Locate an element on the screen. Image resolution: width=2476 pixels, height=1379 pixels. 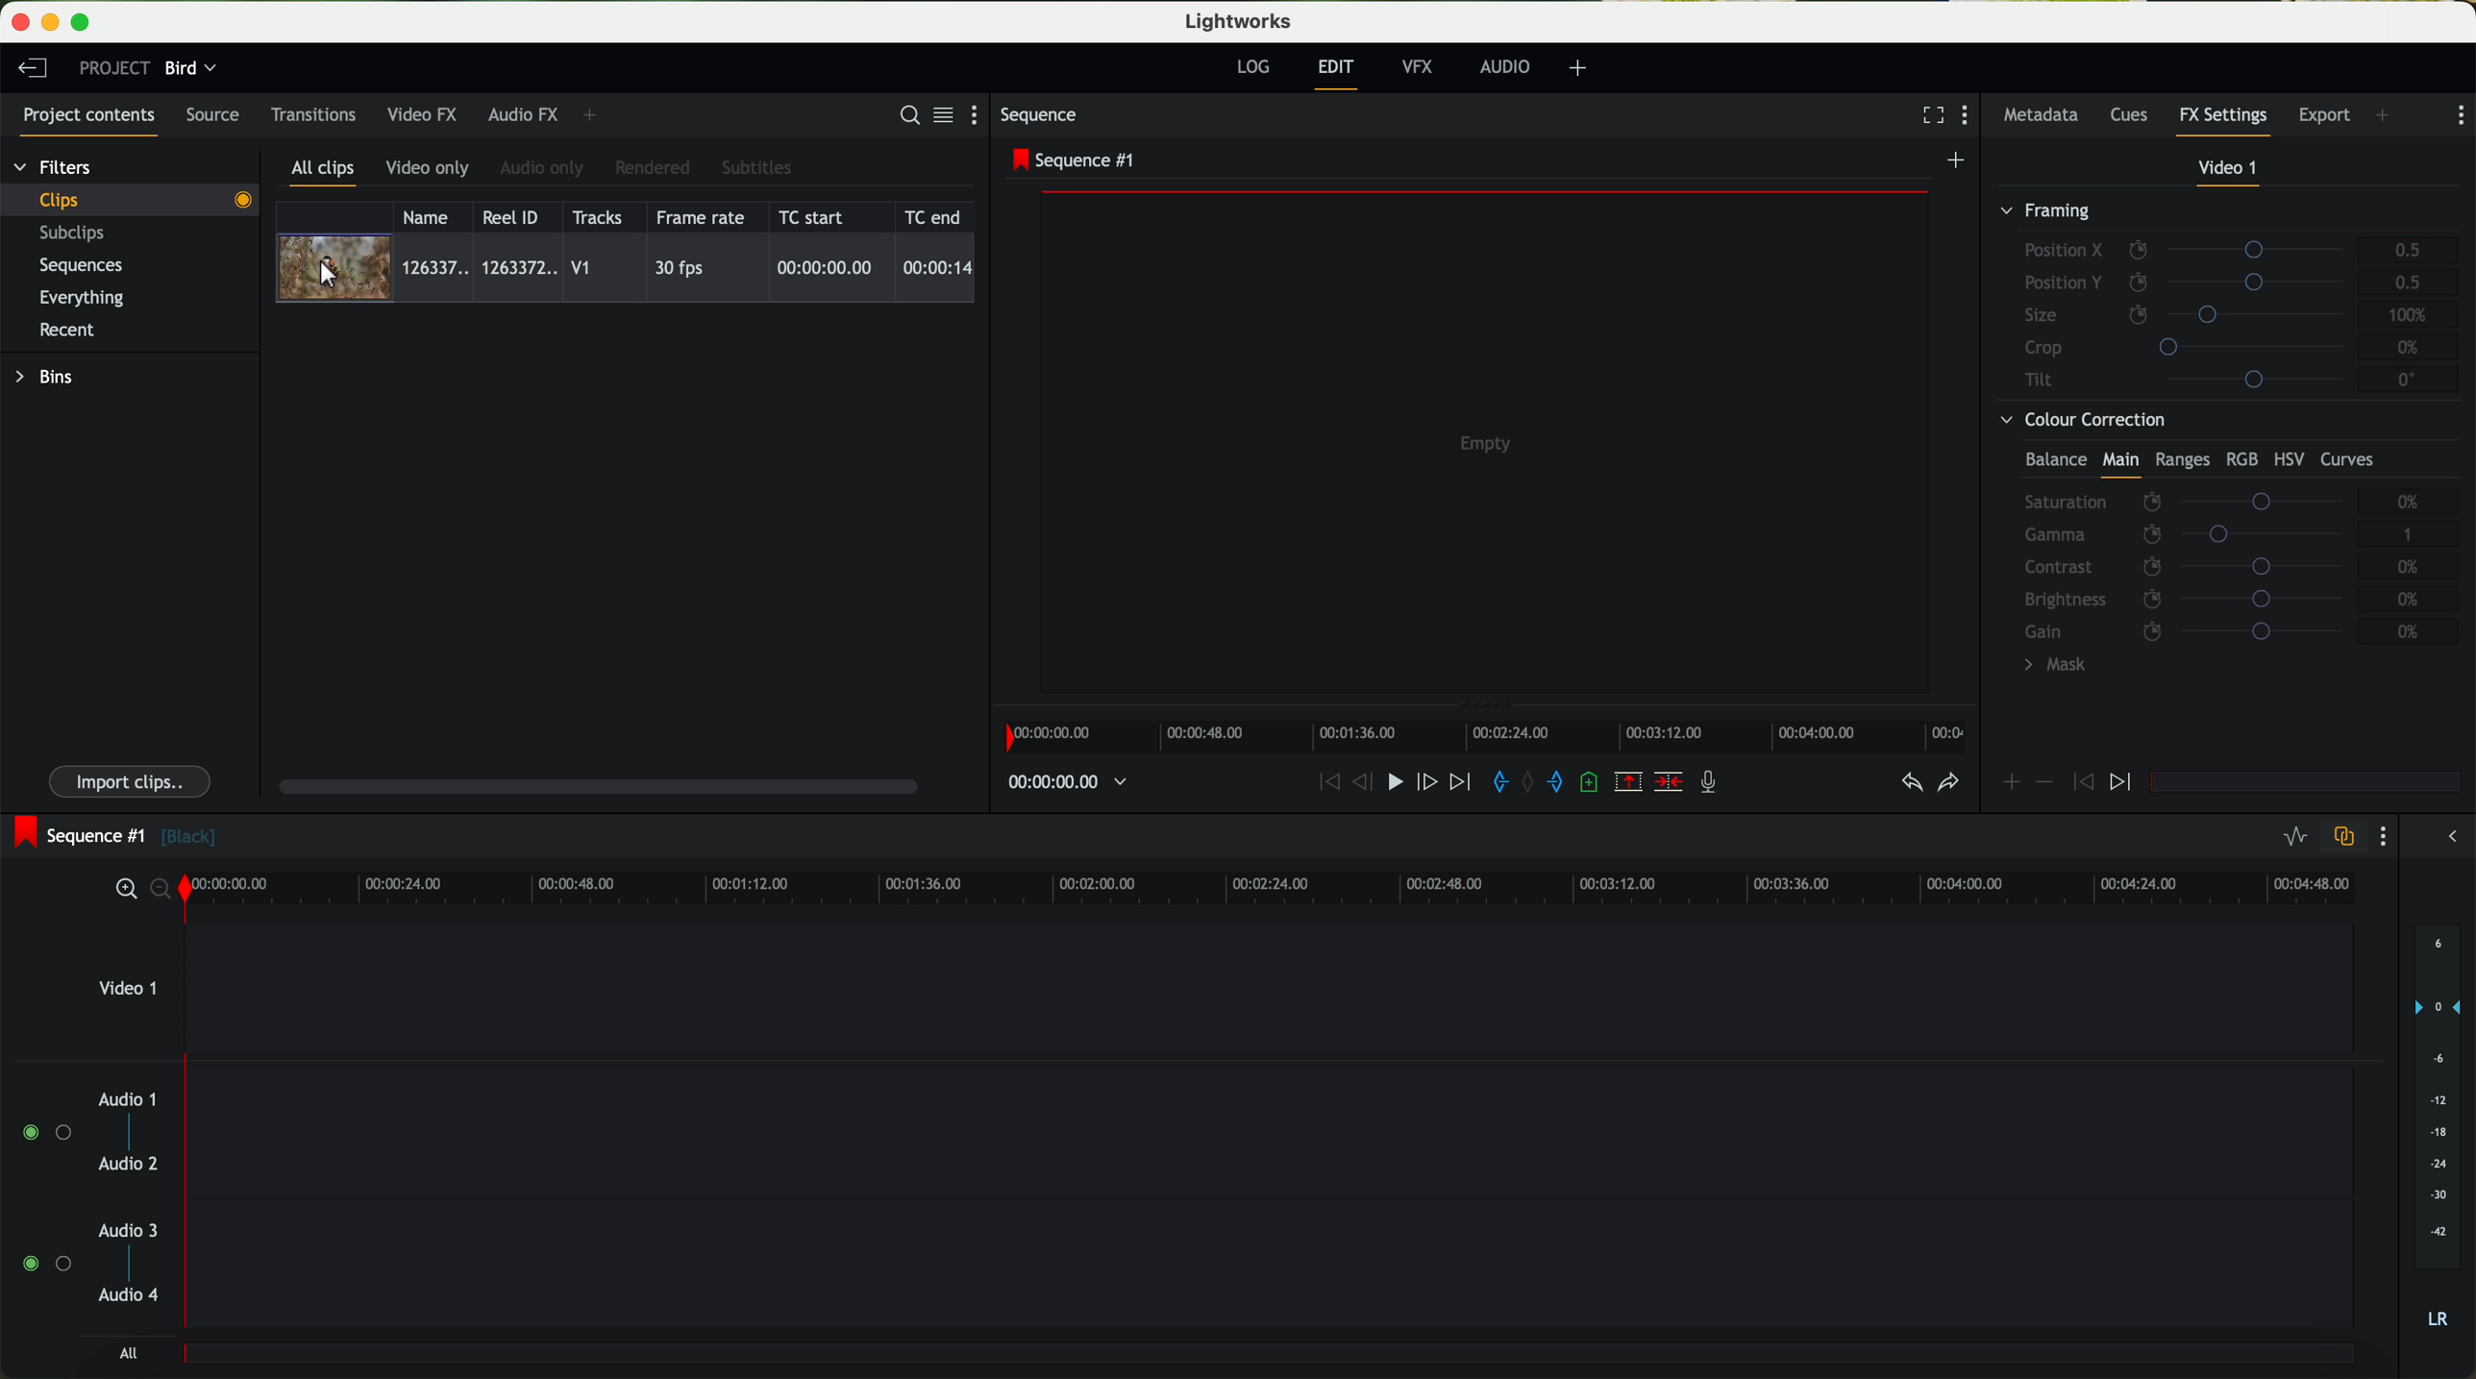
zoom out is located at coordinates (162, 892).